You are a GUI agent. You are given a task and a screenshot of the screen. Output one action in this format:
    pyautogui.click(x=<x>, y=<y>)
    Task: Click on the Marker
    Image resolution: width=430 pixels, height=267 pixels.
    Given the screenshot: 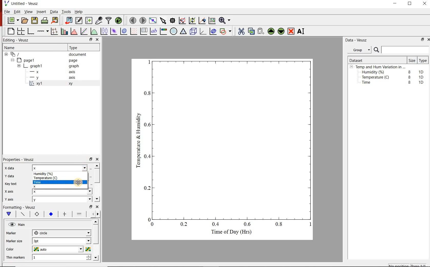 What is the action you would take?
    pyautogui.click(x=15, y=233)
    